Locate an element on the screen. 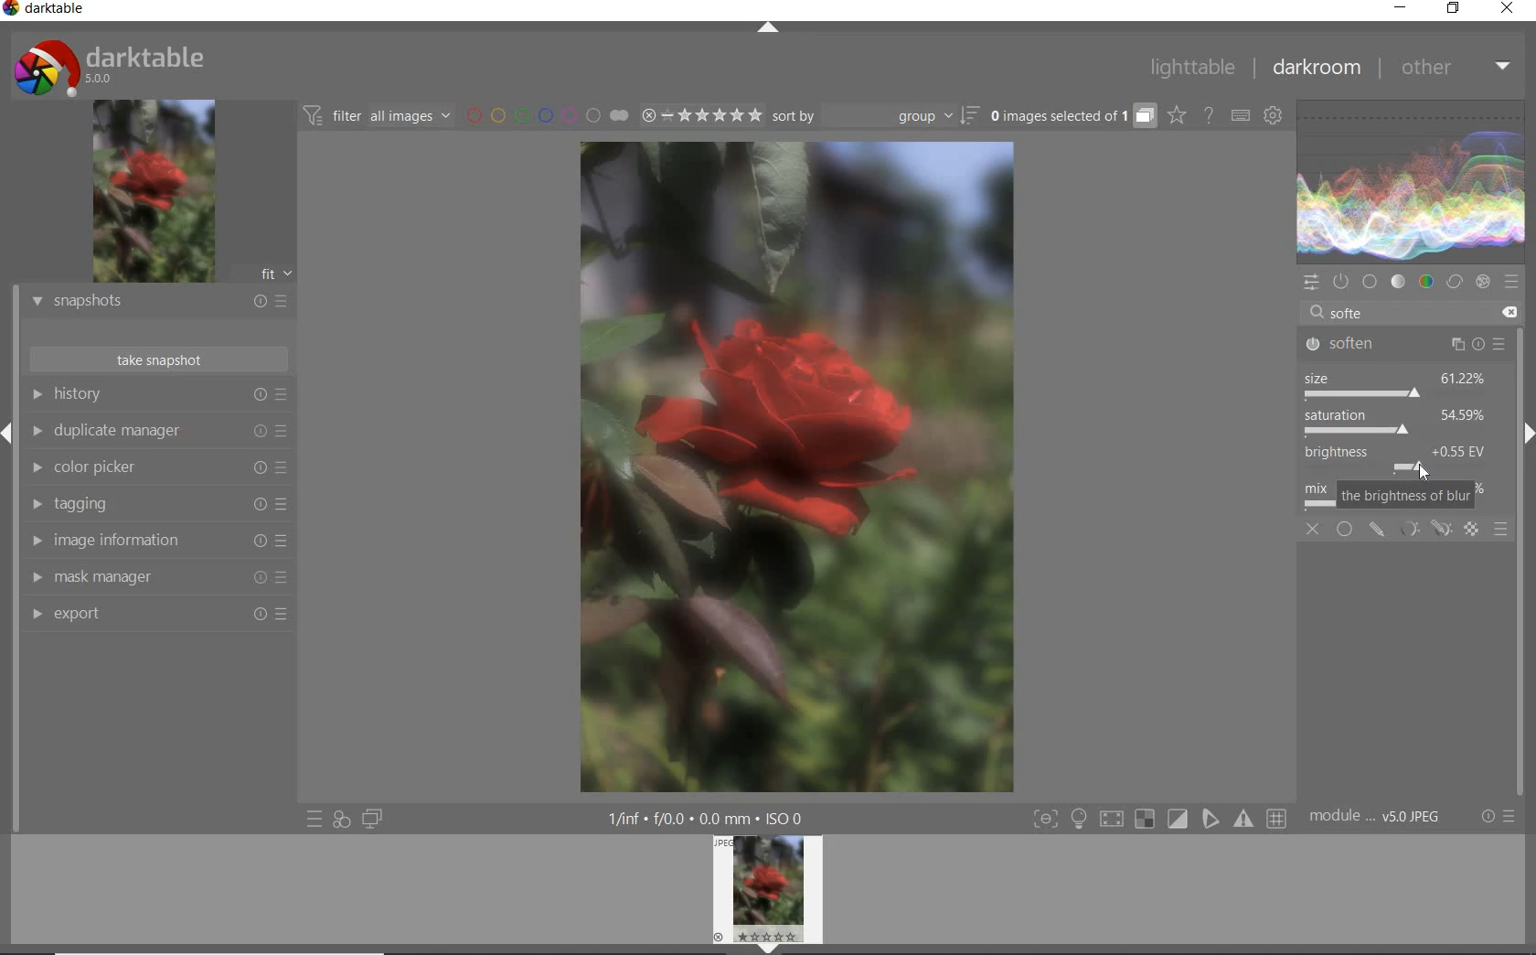  set keyboard shortcuts is located at coordinates (1240, 115).